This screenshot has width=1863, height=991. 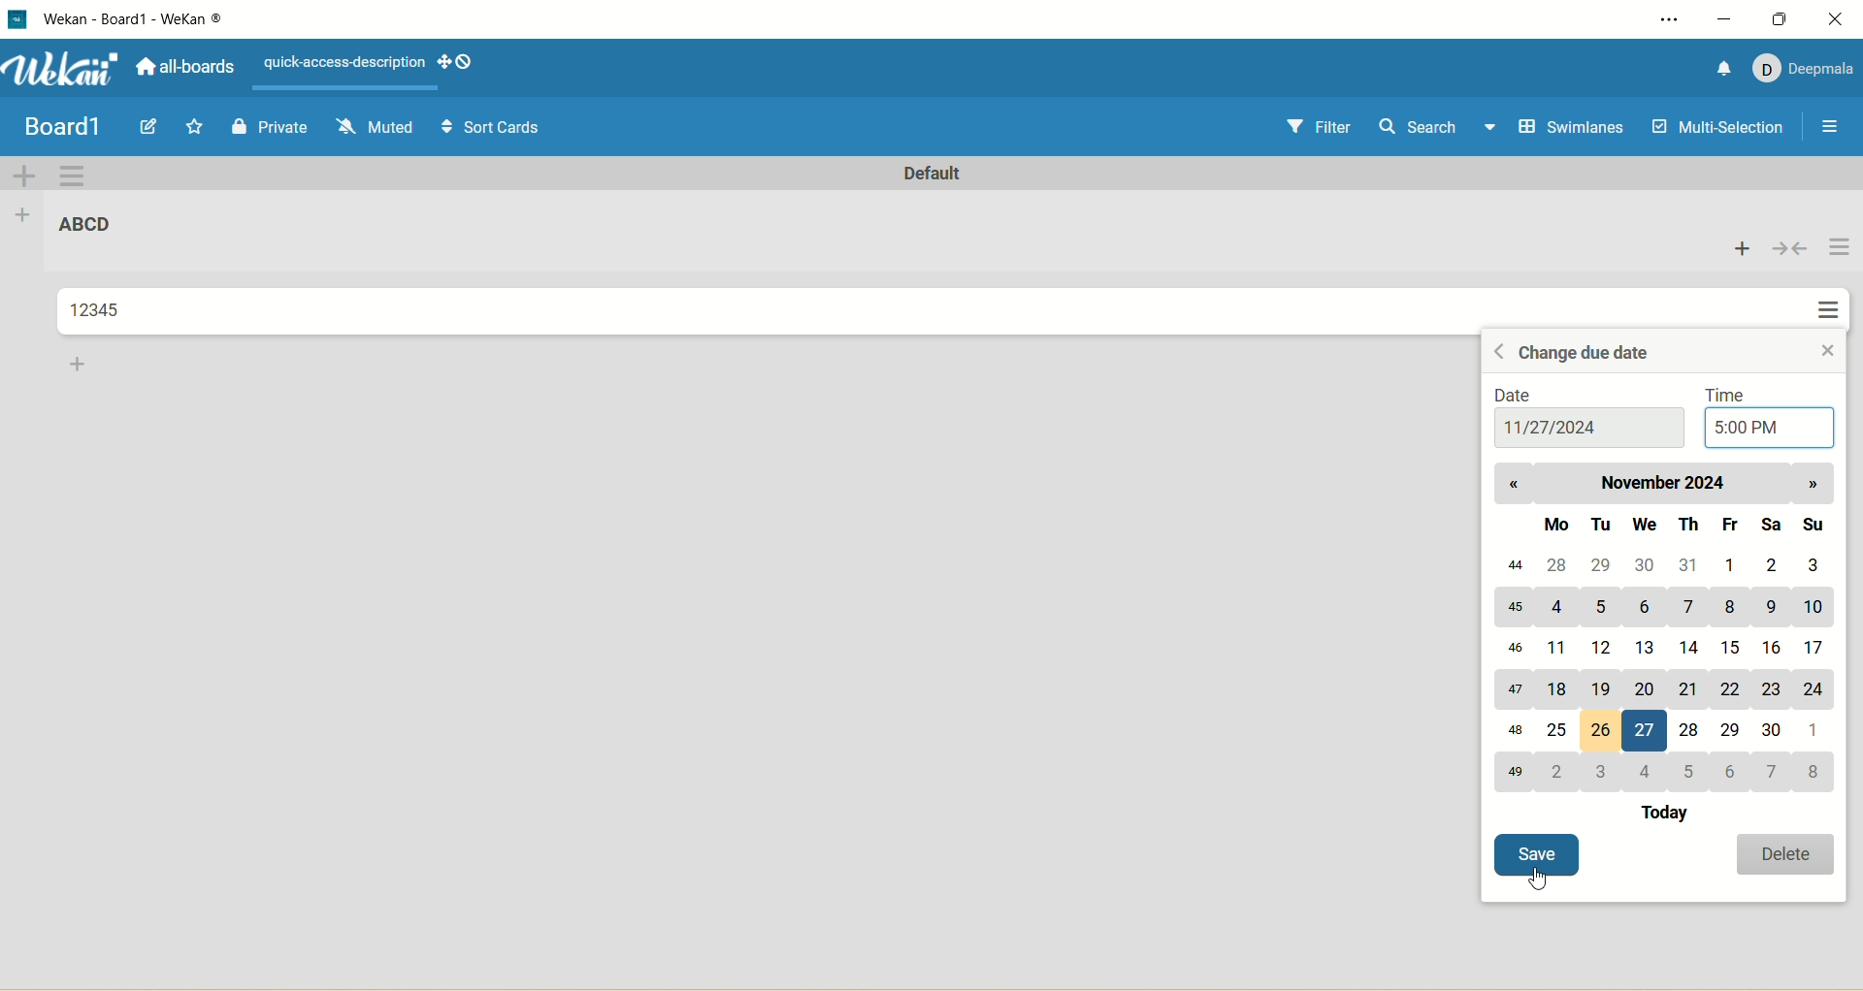 I want to click on add list, so click(x=26, y=219).